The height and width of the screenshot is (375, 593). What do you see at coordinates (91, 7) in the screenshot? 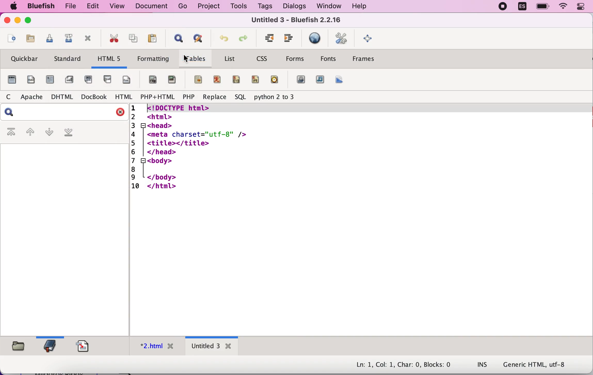
I see `edit` at bounding box center [91, 7].